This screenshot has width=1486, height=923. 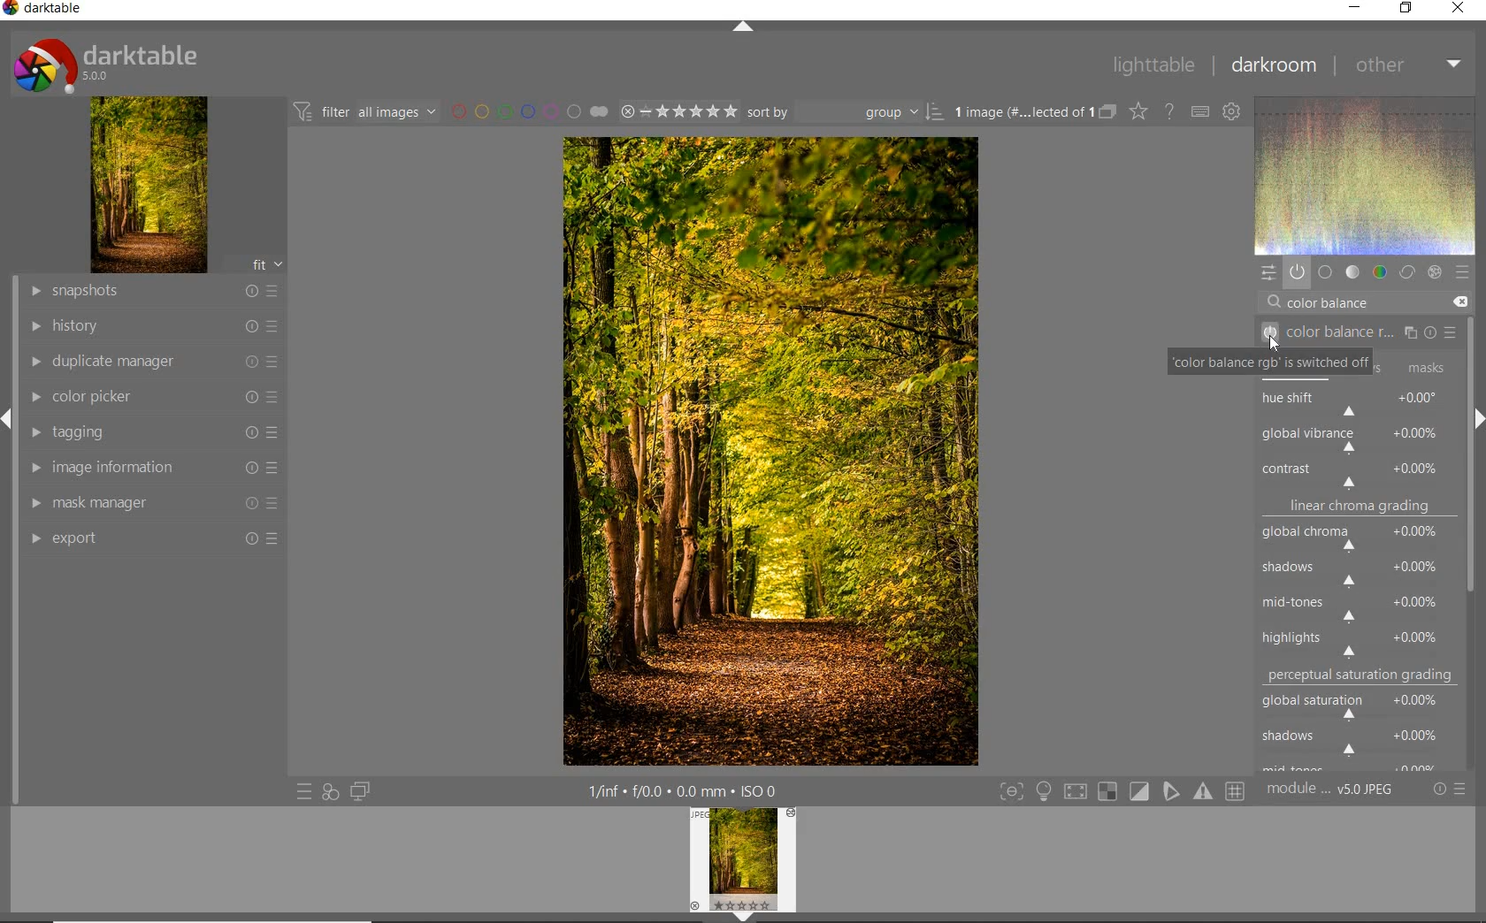 What do you see at coordinates (153, 398) in the screenshot?
I see `color picker` at bounding box center [153, 398].